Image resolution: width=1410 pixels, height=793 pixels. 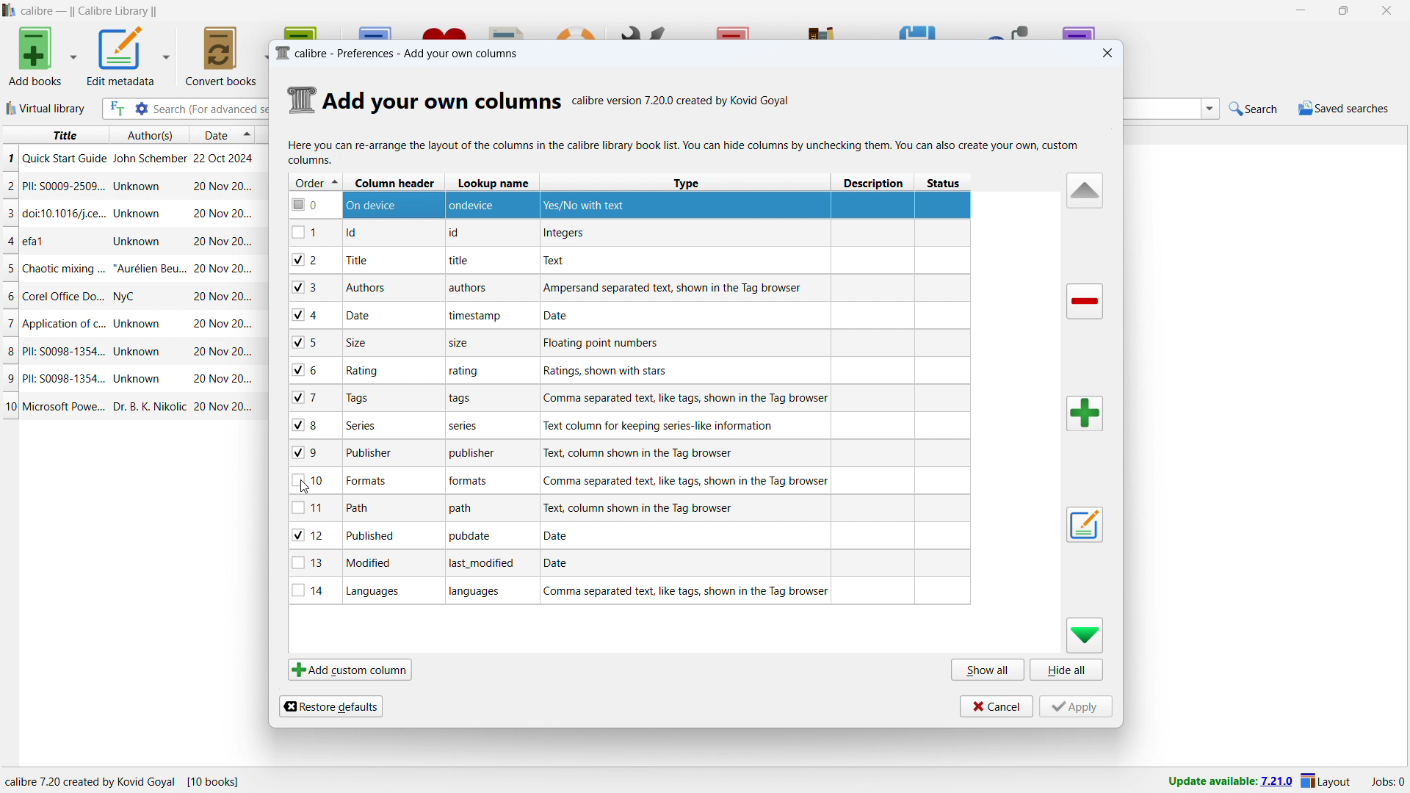 I want to click on v3 ‘Authors authors. Ampersand separated text, shown in the lag browser, so click(x=629, y=289).